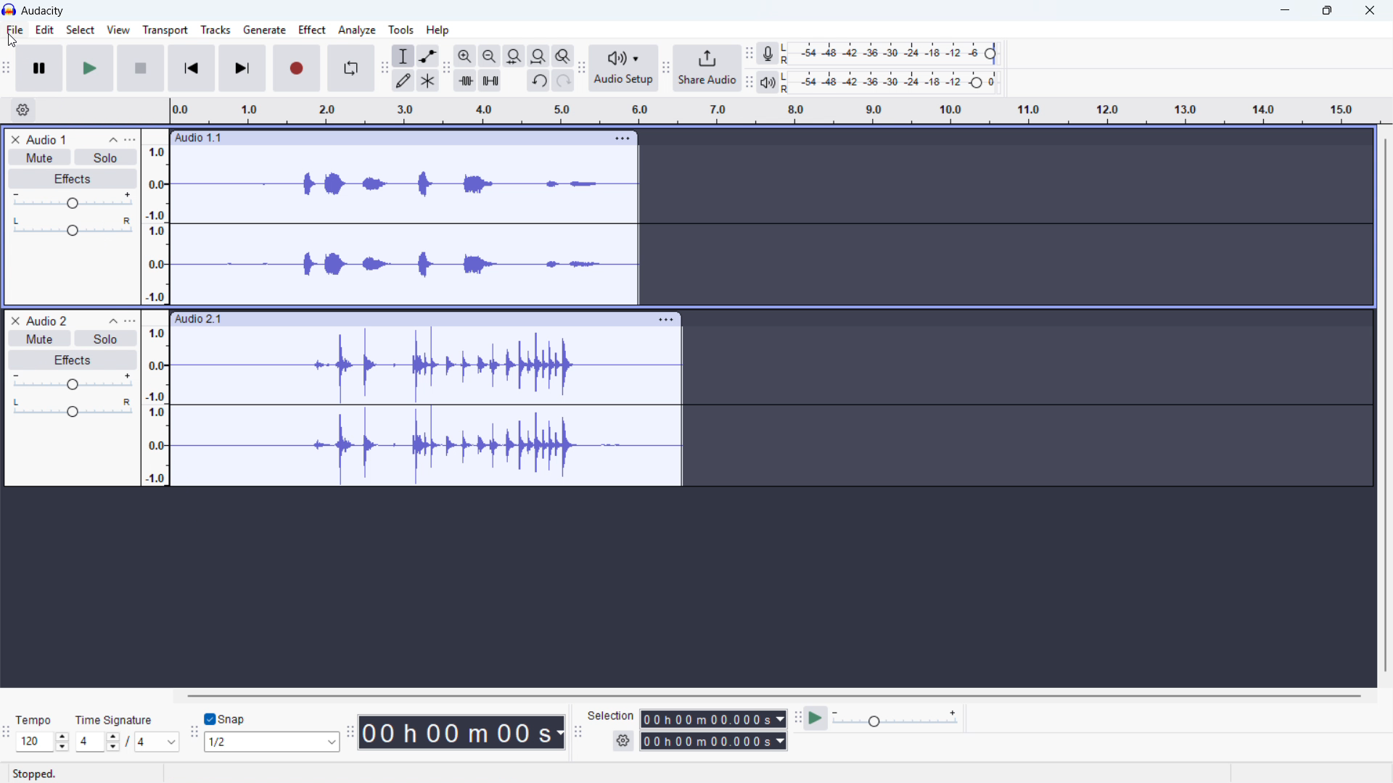 The width and height of the screenshot is (1393, 783). Describe the element at coordinates (296, 69) in the screenshot. I see `Record ` at that location.